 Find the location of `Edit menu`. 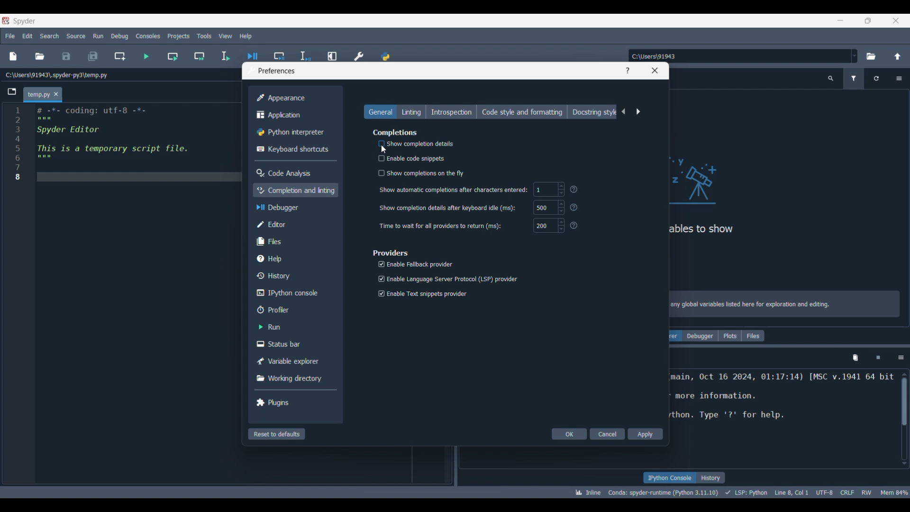

Edit menu is located at coordinates (28, 36).